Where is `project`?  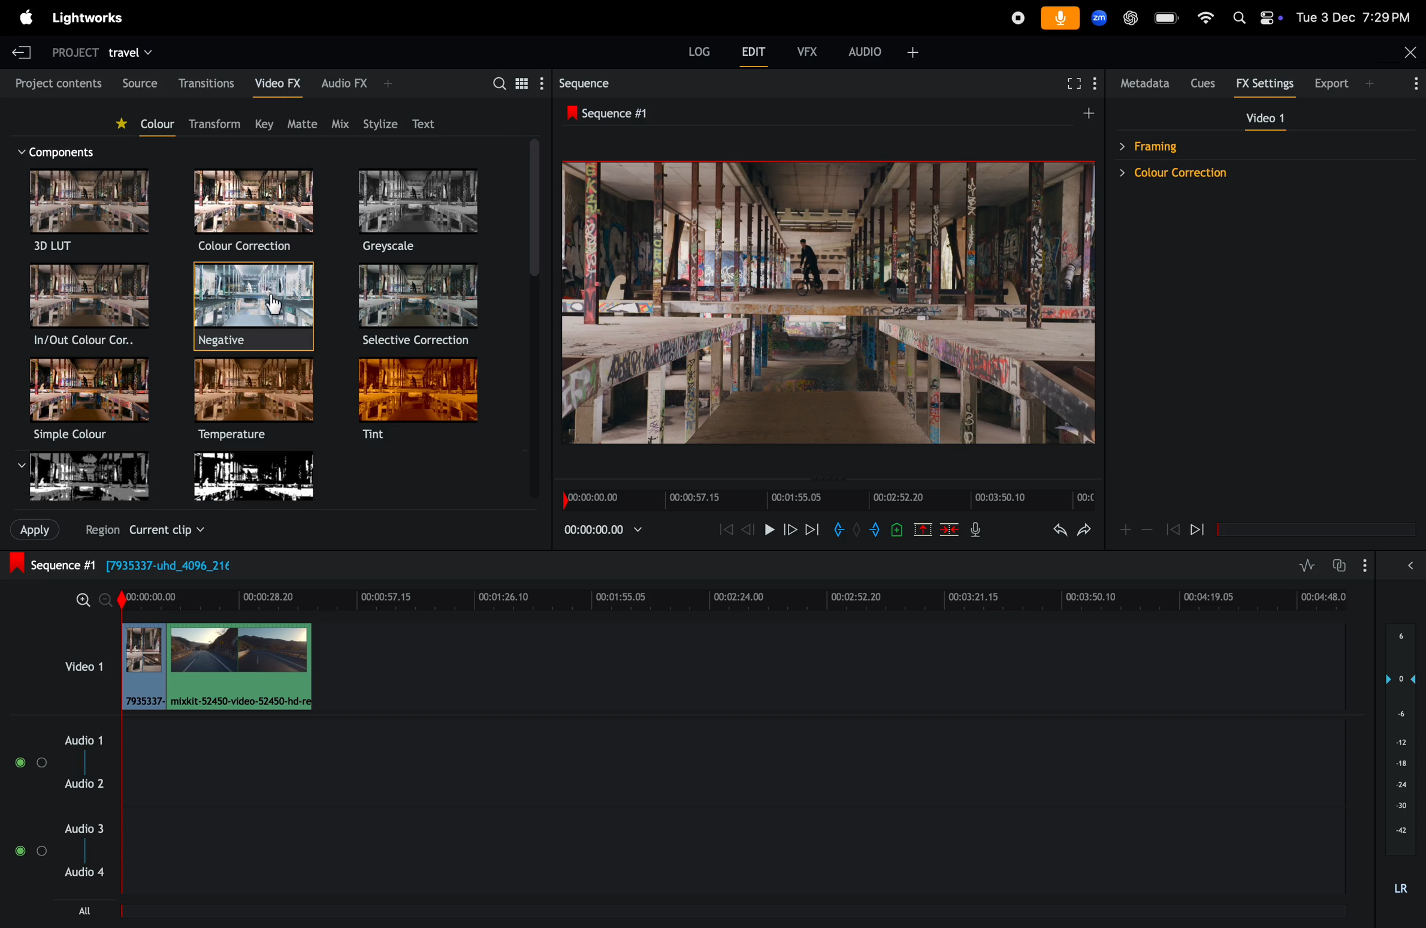 project is located at coordinates (74, 52).